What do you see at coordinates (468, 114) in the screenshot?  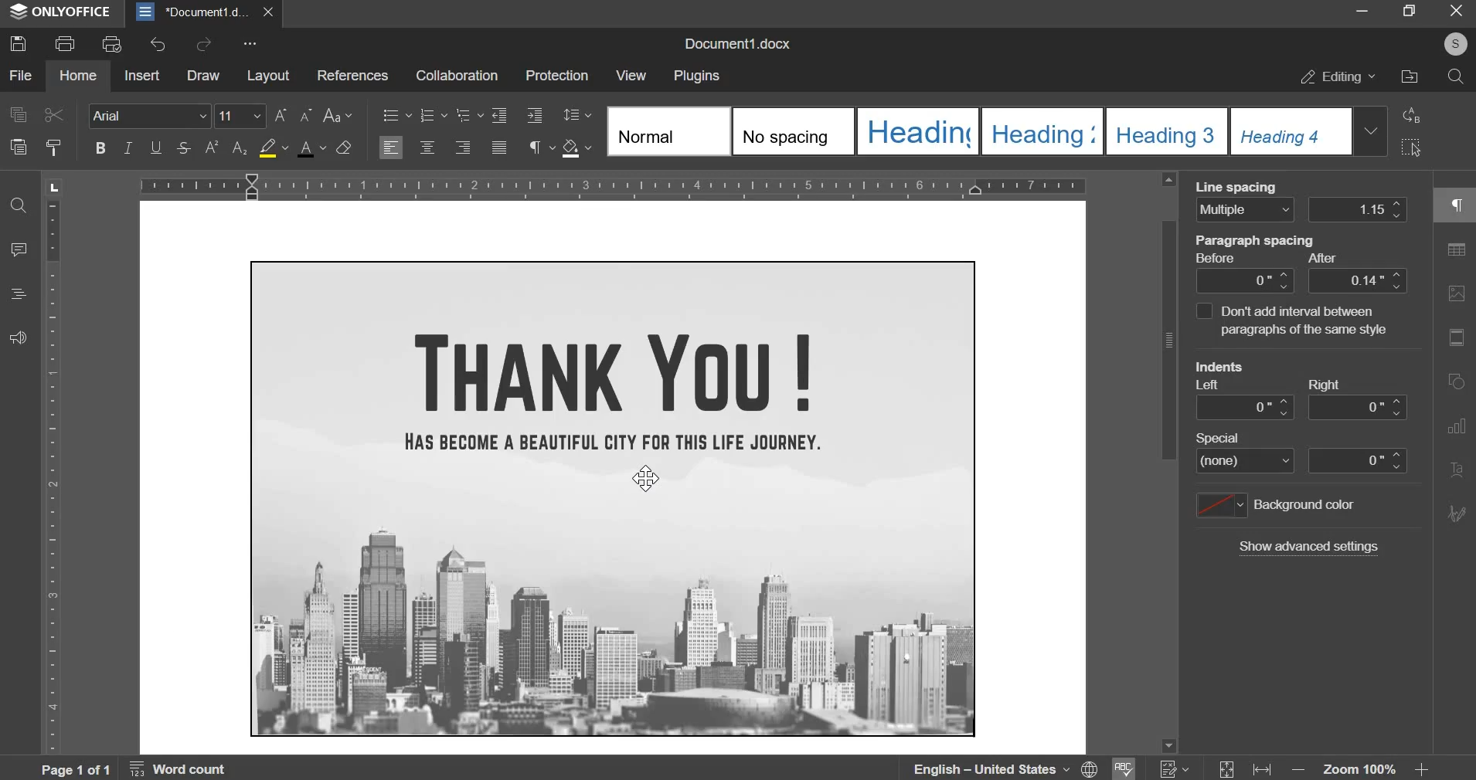 I see `multilevel list` at bounding box center [468, 114].